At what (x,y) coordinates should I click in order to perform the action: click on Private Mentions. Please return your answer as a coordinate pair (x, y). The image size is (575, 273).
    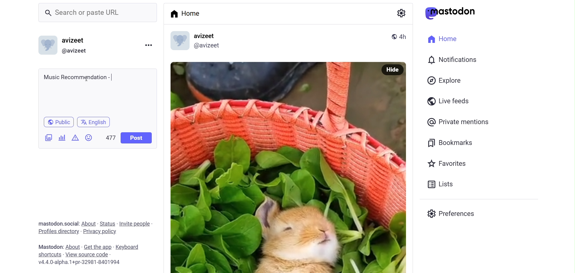
    Looking at the image, I should click on (459, 121).